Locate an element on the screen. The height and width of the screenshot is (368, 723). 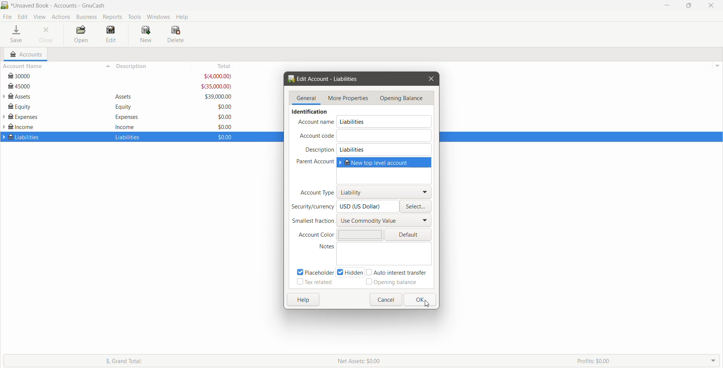
Close is located at coordinates (710, 5).